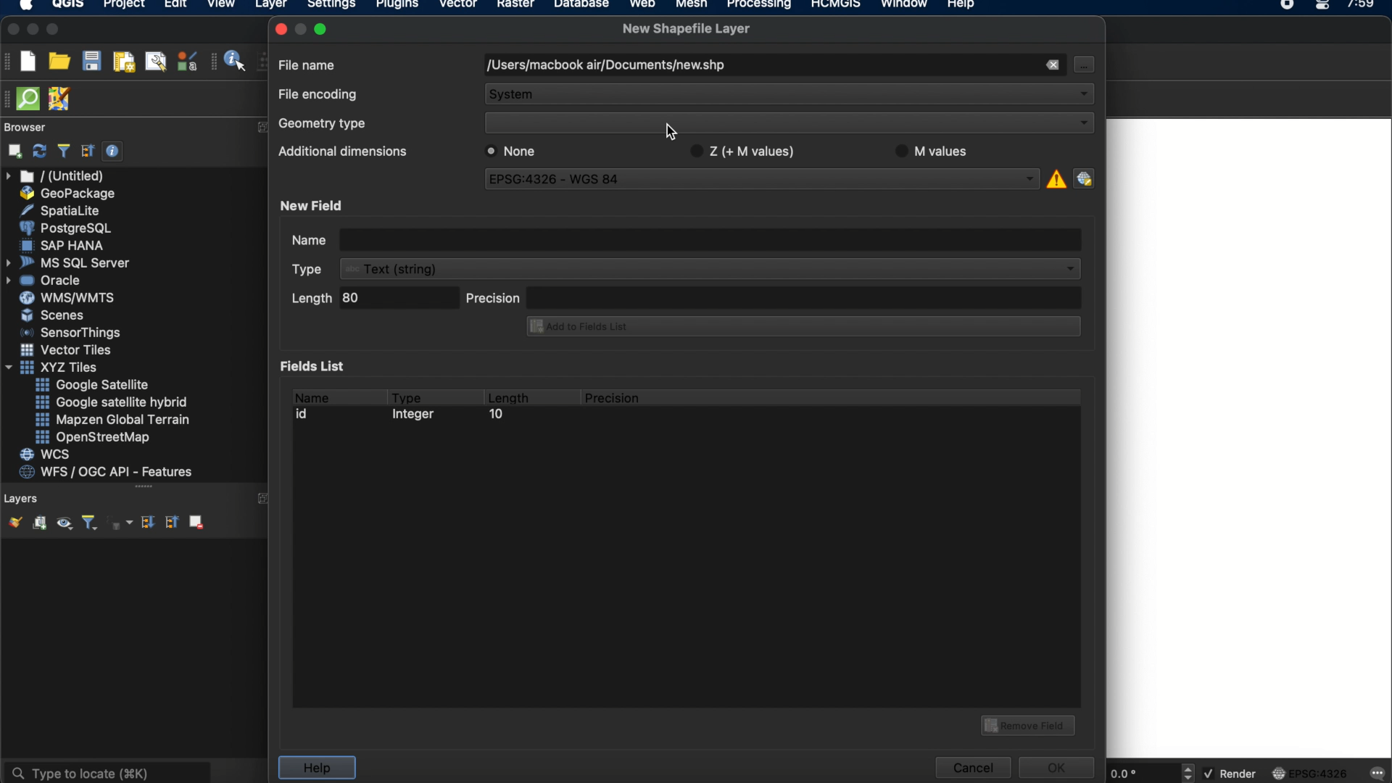 The image size is (1392, 783). What do you see at coordinates (12, 30) in the screenshot?
I see `close` at bounding box center [12, 30].